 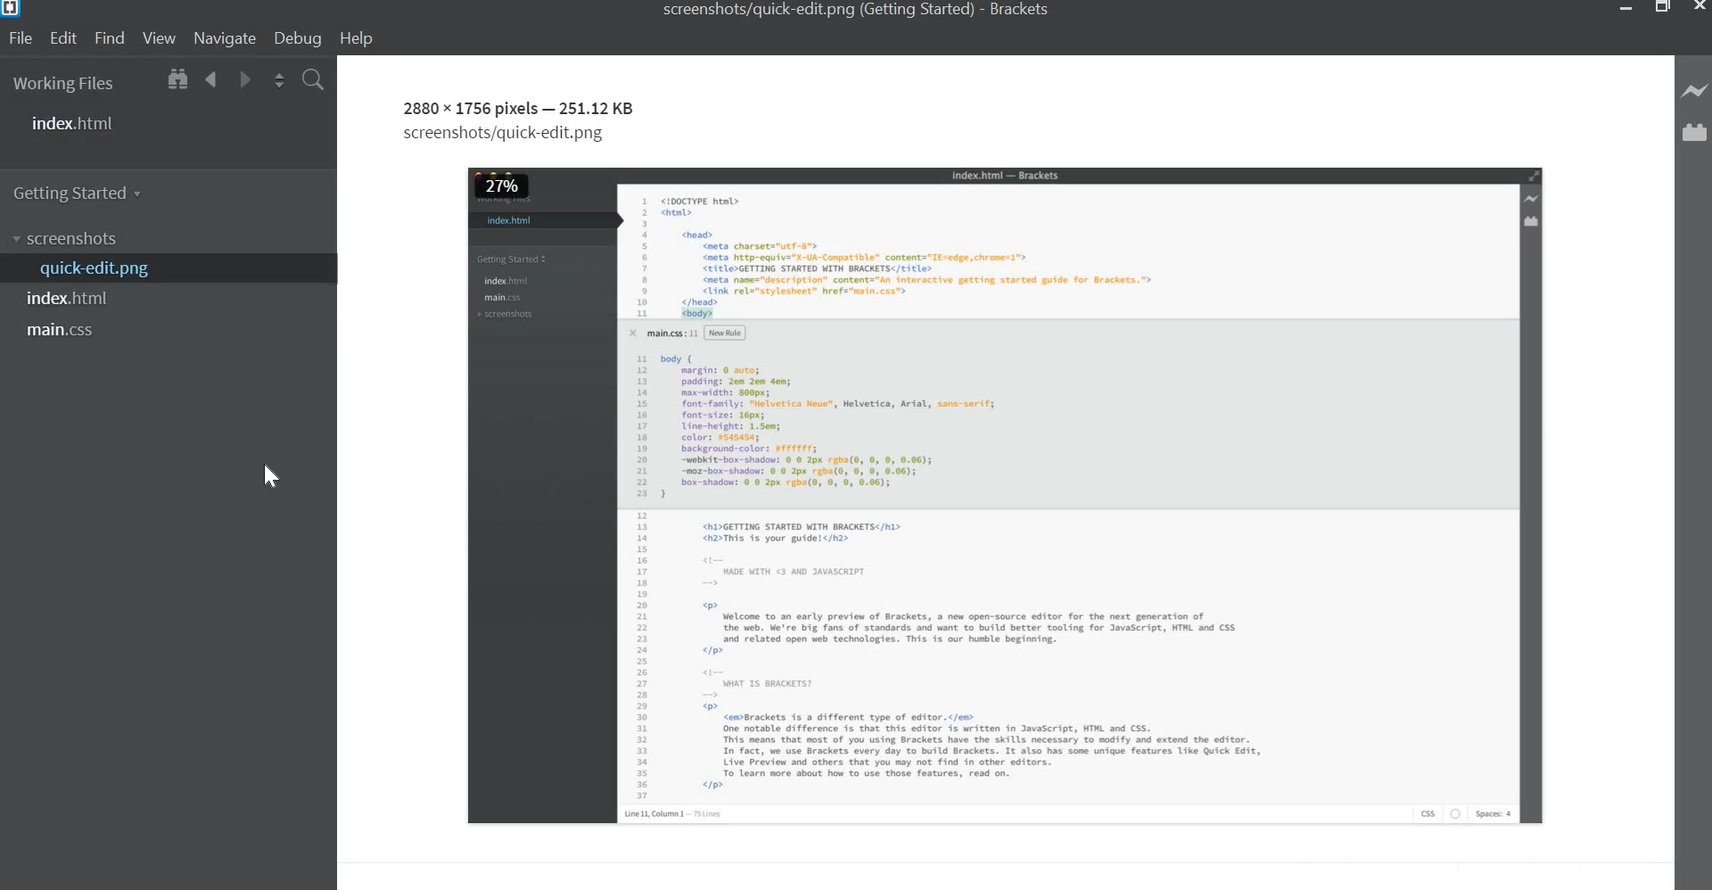 What do you see at coordinates (300, 38) in the screenshot?
I see `Debug` at bounding box center [300, 38].